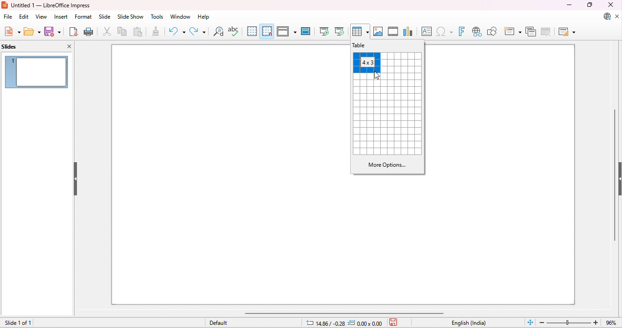  Describe the element at coordinates (181, 17) in the screenshot. I see `window` at that location.